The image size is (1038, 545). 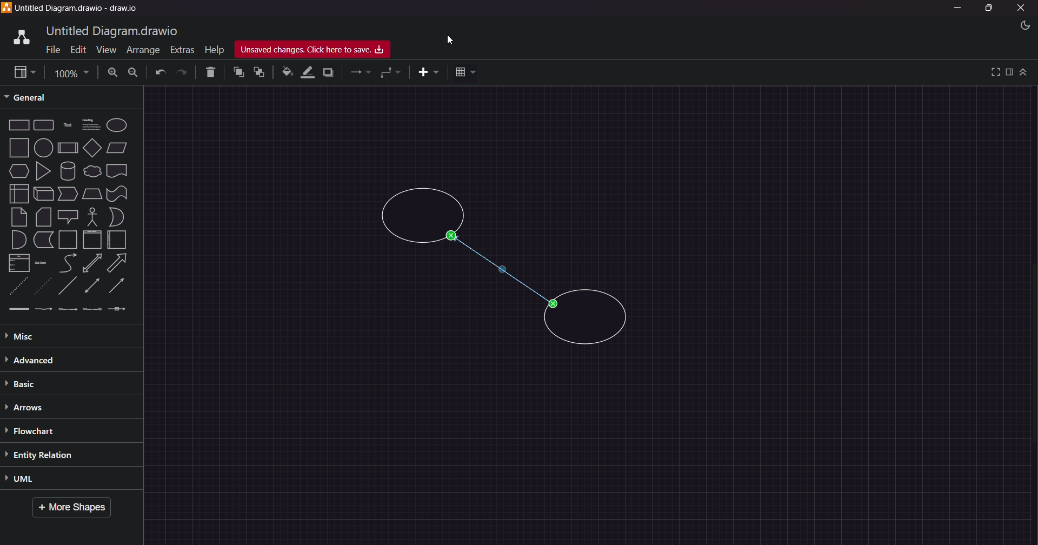 What do you see at coordinates (308, 72) in the screenshot?
I see `line color` at bounding box center [308, 72].